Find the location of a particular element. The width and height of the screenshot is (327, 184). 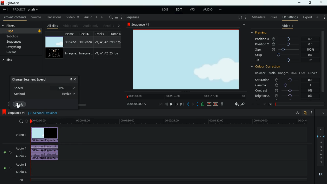

audio 1 is located at coordinates (21, 148).